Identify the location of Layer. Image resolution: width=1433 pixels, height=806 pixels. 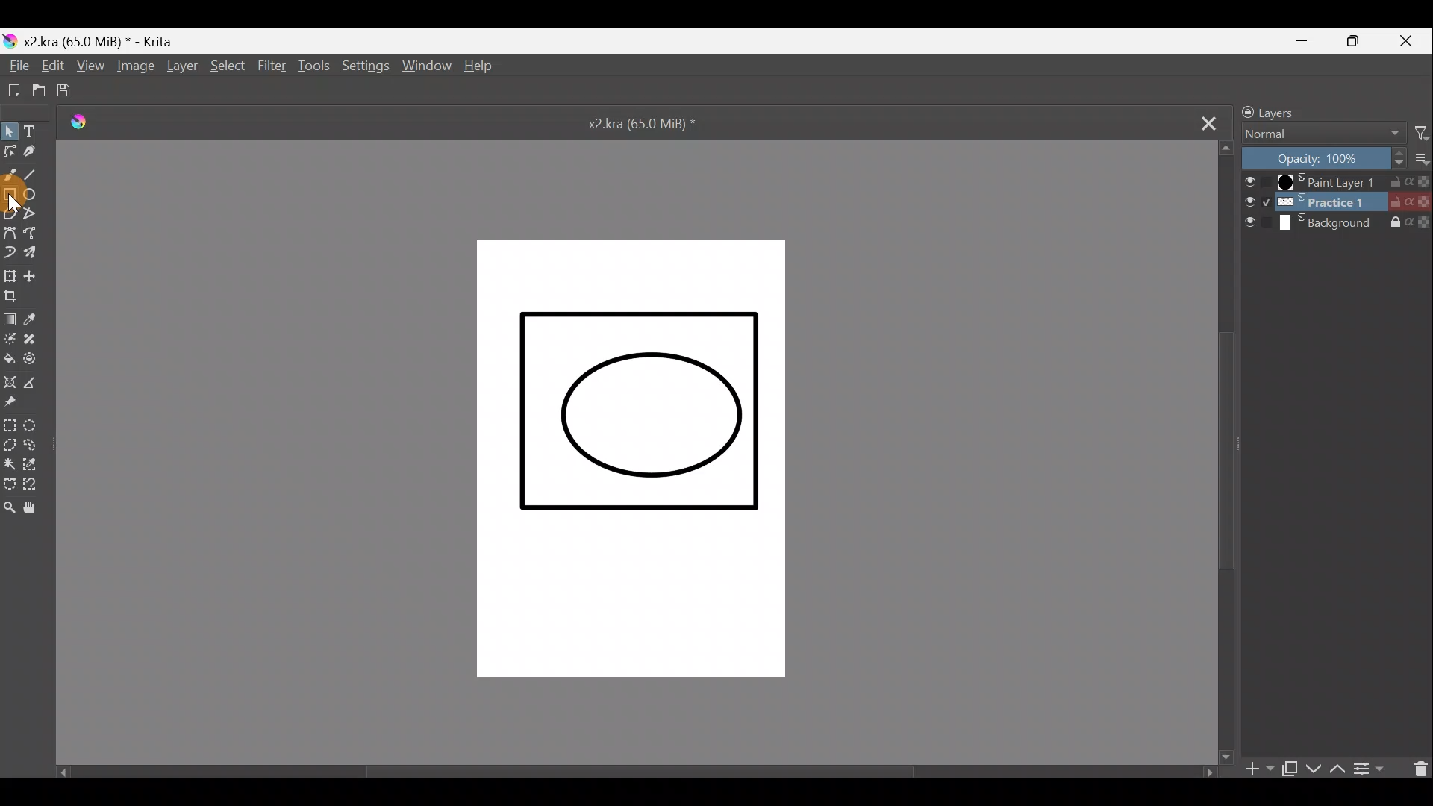
(181, 69).